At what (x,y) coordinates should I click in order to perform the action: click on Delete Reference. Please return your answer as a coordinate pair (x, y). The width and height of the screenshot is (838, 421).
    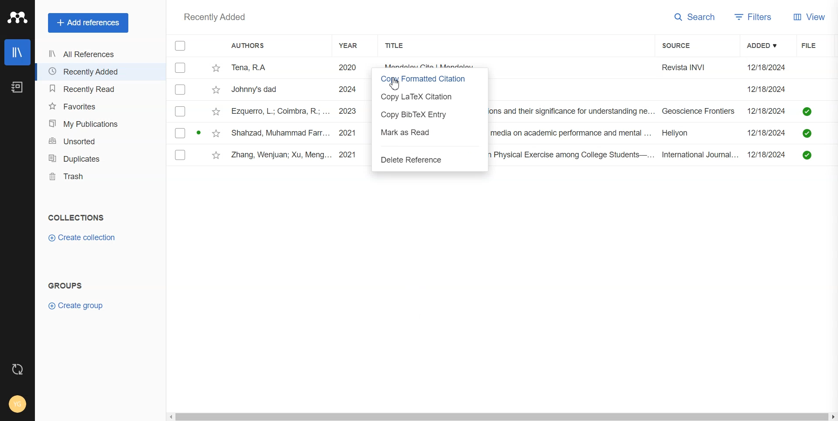
    Looking at the image, I should click on (429, 160).